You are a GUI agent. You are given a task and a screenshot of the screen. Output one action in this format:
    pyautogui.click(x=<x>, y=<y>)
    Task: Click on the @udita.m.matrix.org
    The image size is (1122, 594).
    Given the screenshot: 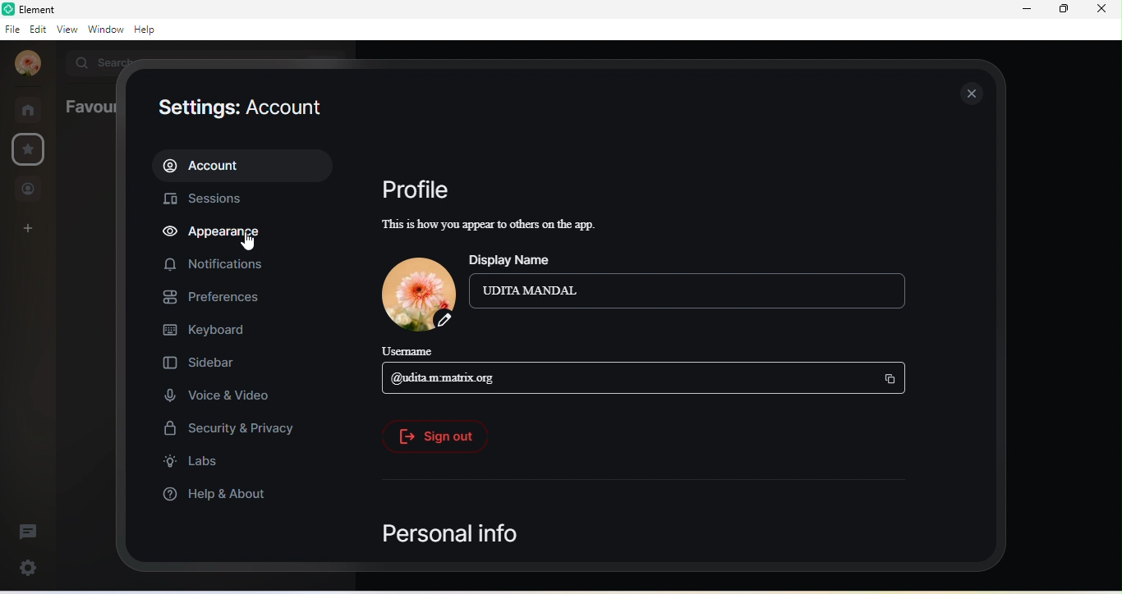 What is the action you would take?
    pyautogui.click(x=651, y=378)
    